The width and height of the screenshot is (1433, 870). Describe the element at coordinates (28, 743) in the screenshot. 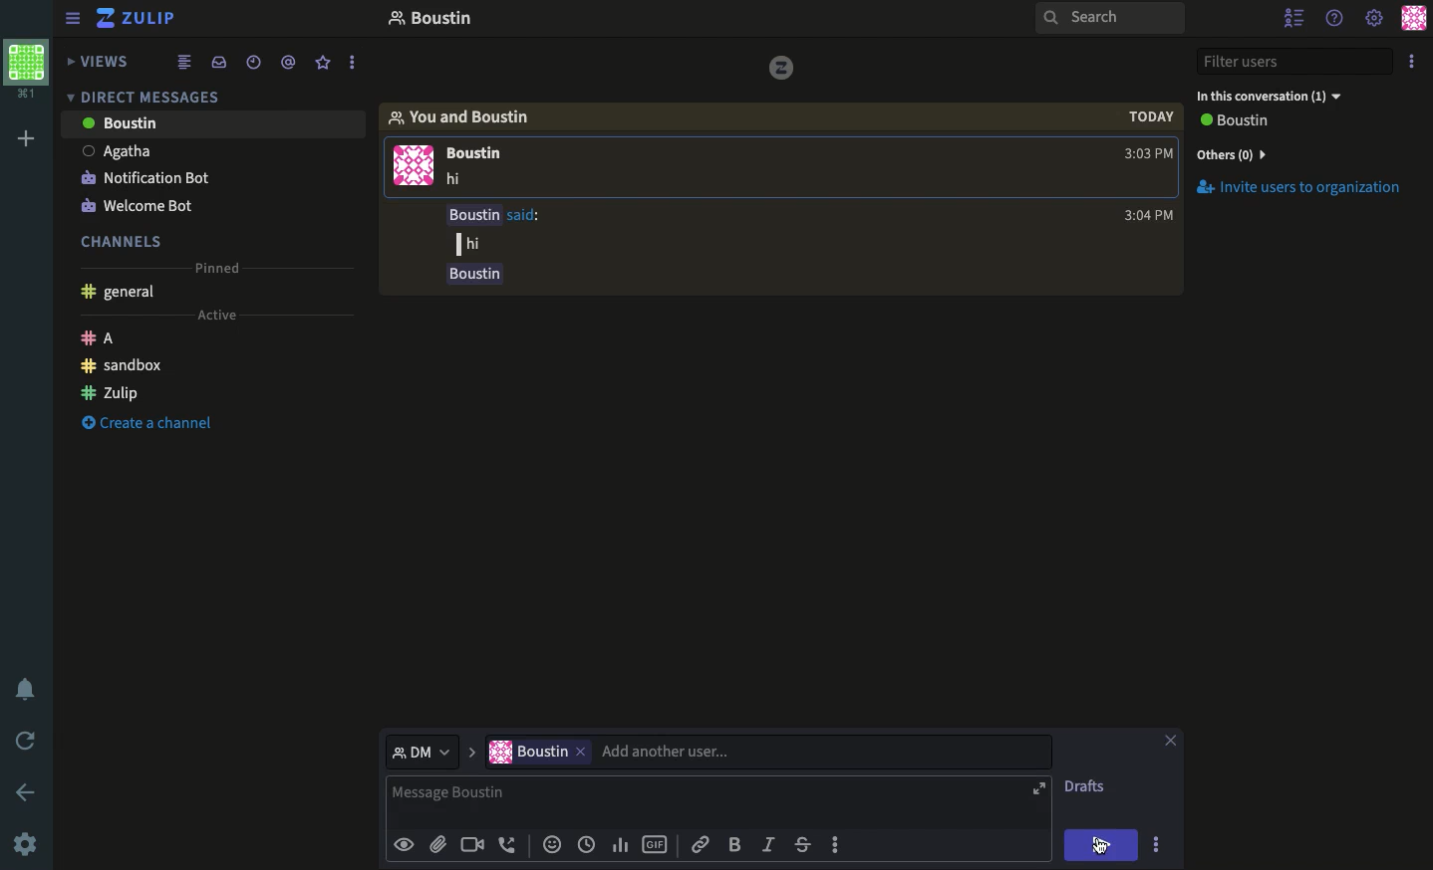

I see `Refresh` at that location.